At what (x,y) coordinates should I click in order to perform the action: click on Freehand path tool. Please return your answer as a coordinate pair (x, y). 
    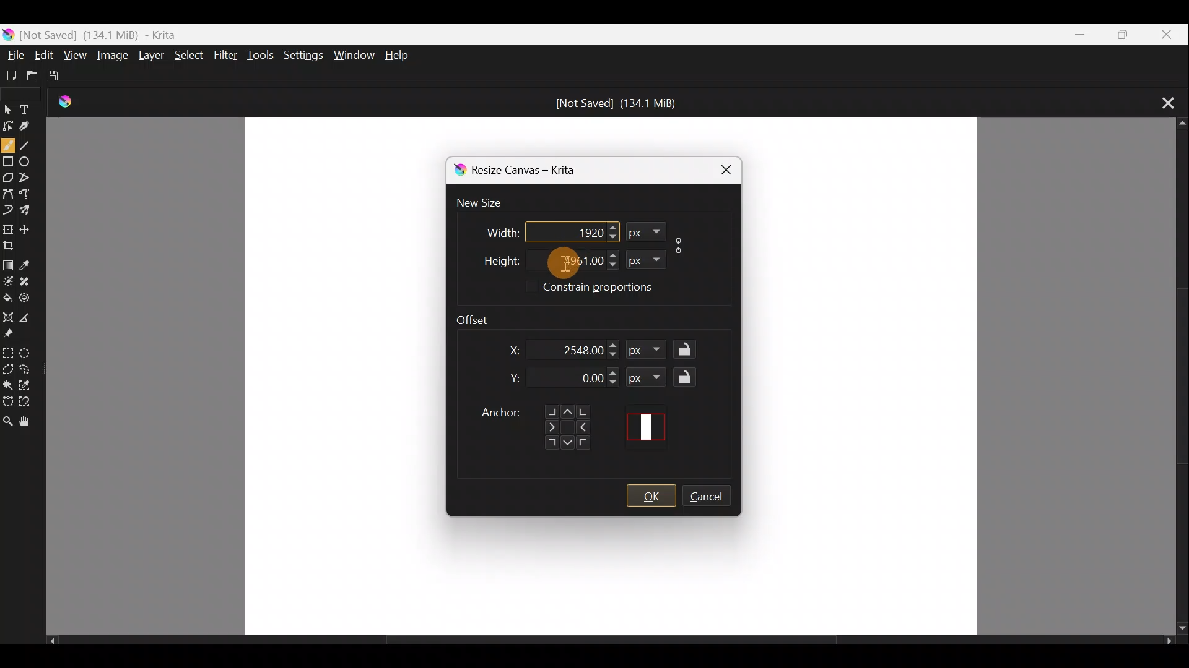
    Looking at the image, I should click on (28, 192).